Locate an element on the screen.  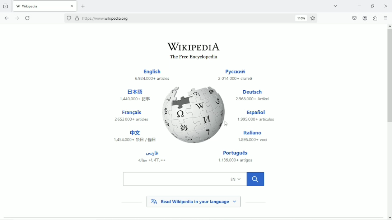
English
6.924.000 articles is located at coordinates (153, 75).